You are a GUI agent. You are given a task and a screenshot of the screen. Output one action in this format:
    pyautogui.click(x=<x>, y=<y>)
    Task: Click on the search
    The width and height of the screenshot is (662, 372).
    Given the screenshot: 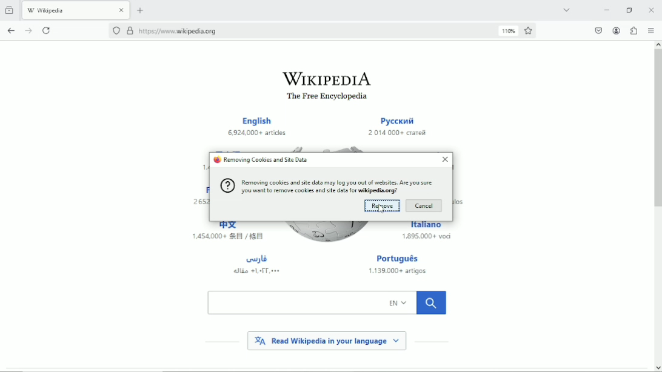 What is the action you would take?
    pyautogui.click(x=327, y=302)
    